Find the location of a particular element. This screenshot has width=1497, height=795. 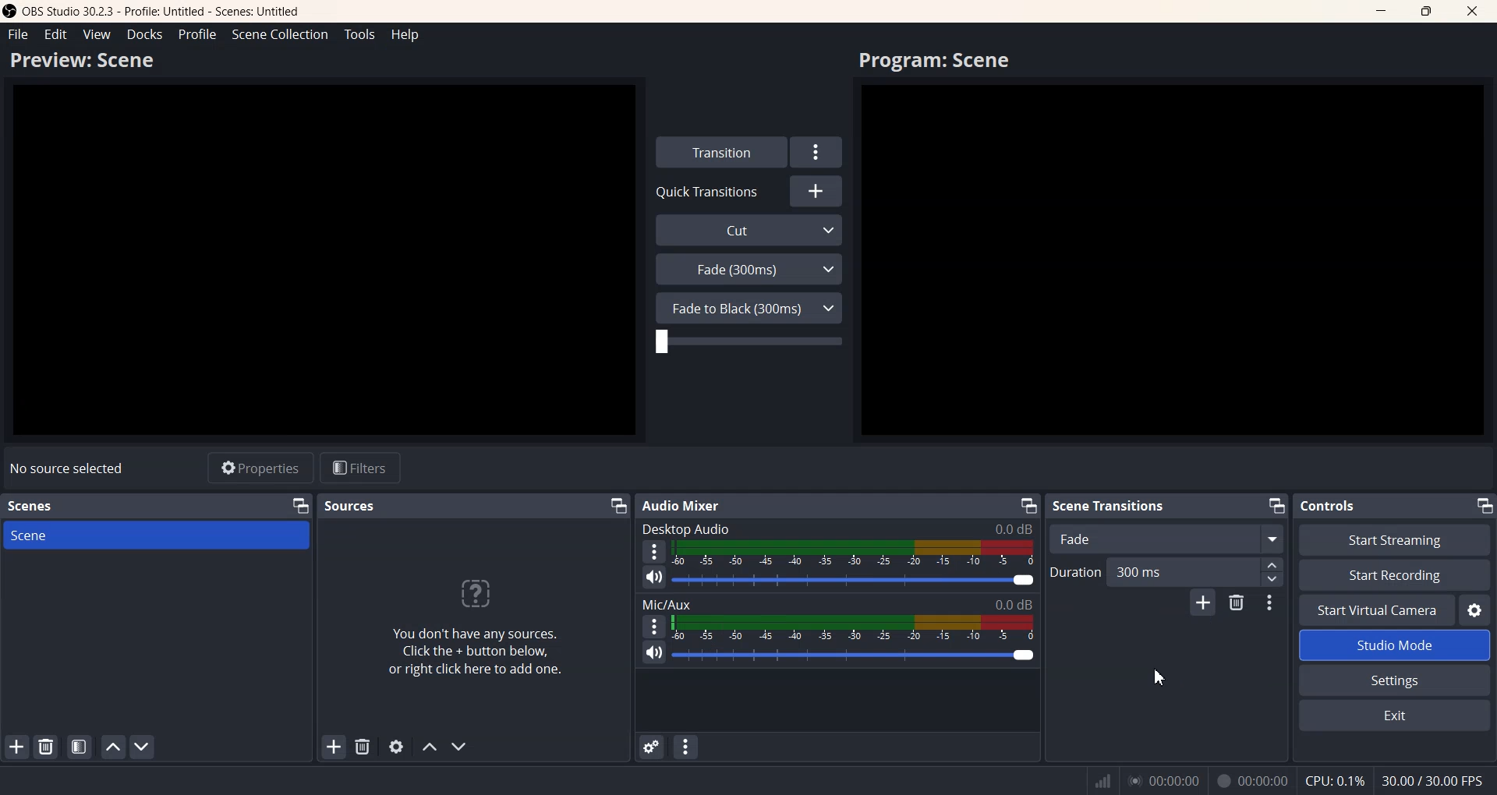

Follow scene down is located at coordinates (143, 747).